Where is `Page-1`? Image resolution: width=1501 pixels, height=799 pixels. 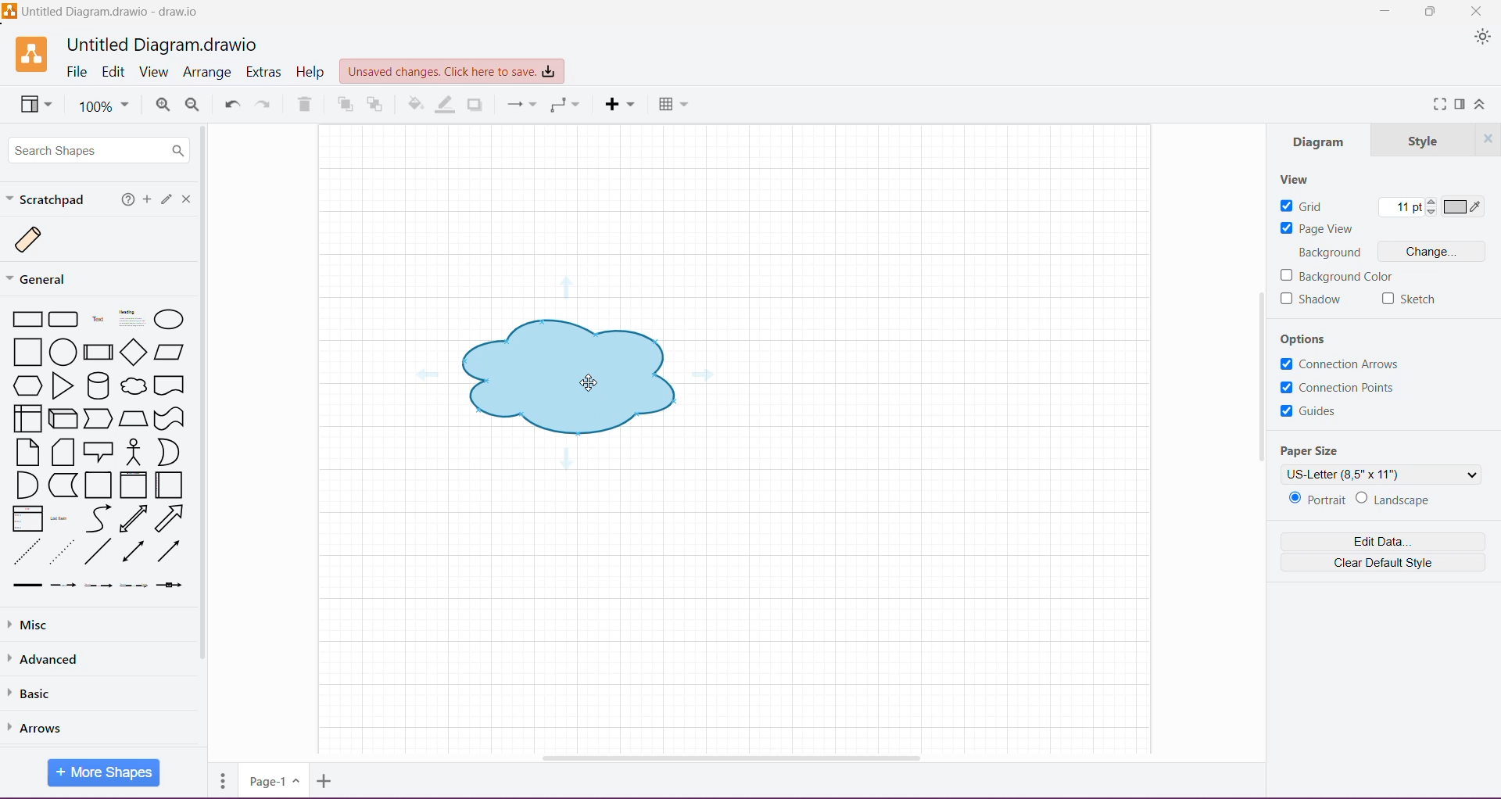
Page-1 is located at coordinates (272, 781).